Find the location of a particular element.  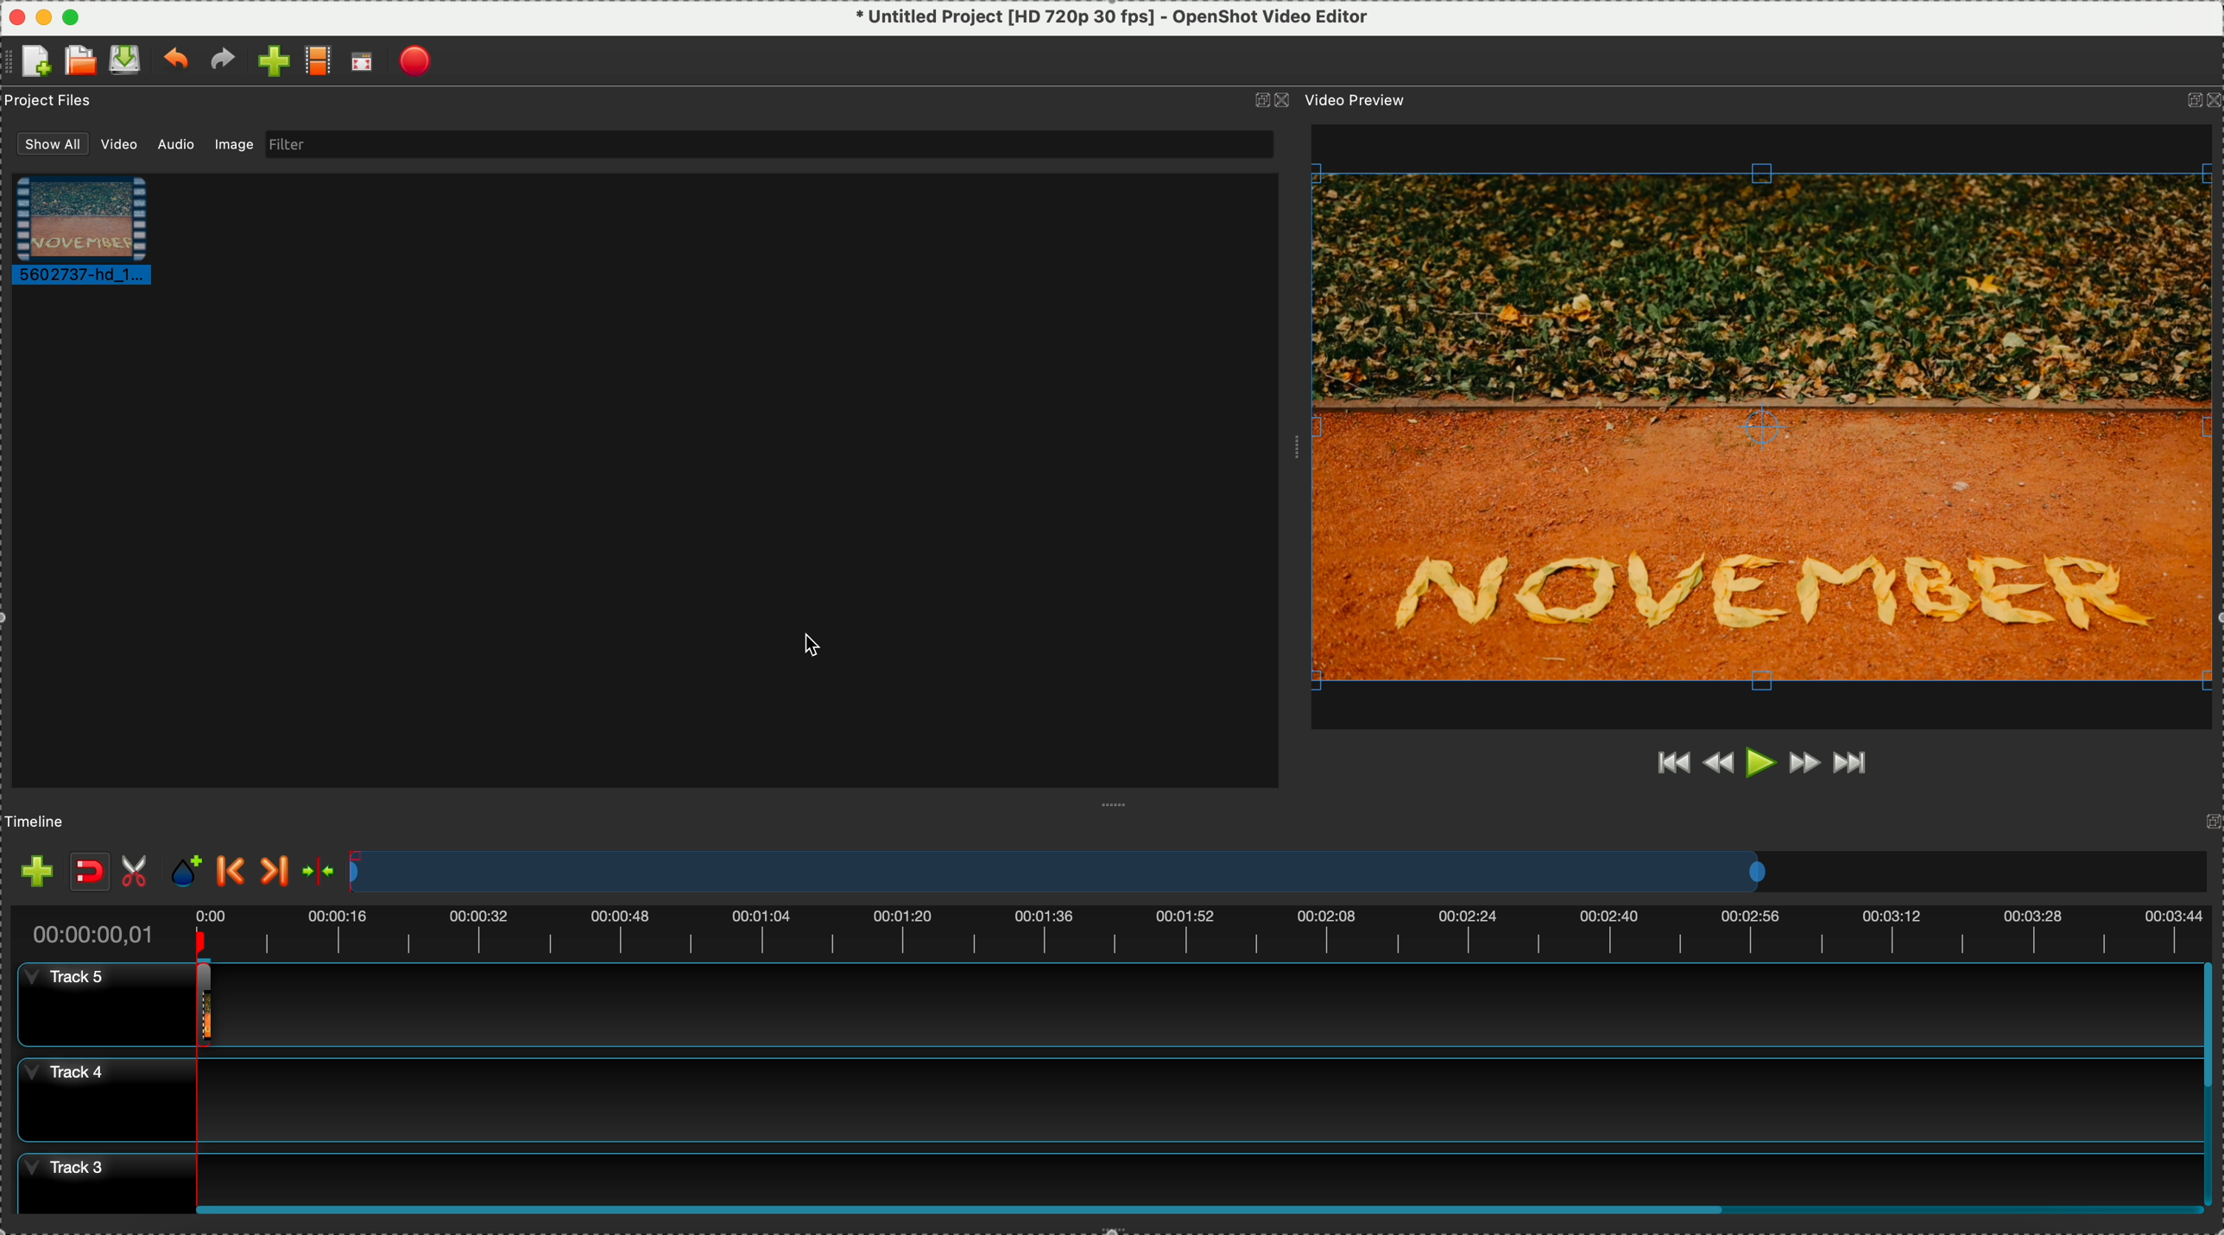

disable snaping is located at coordinates (90, 872).